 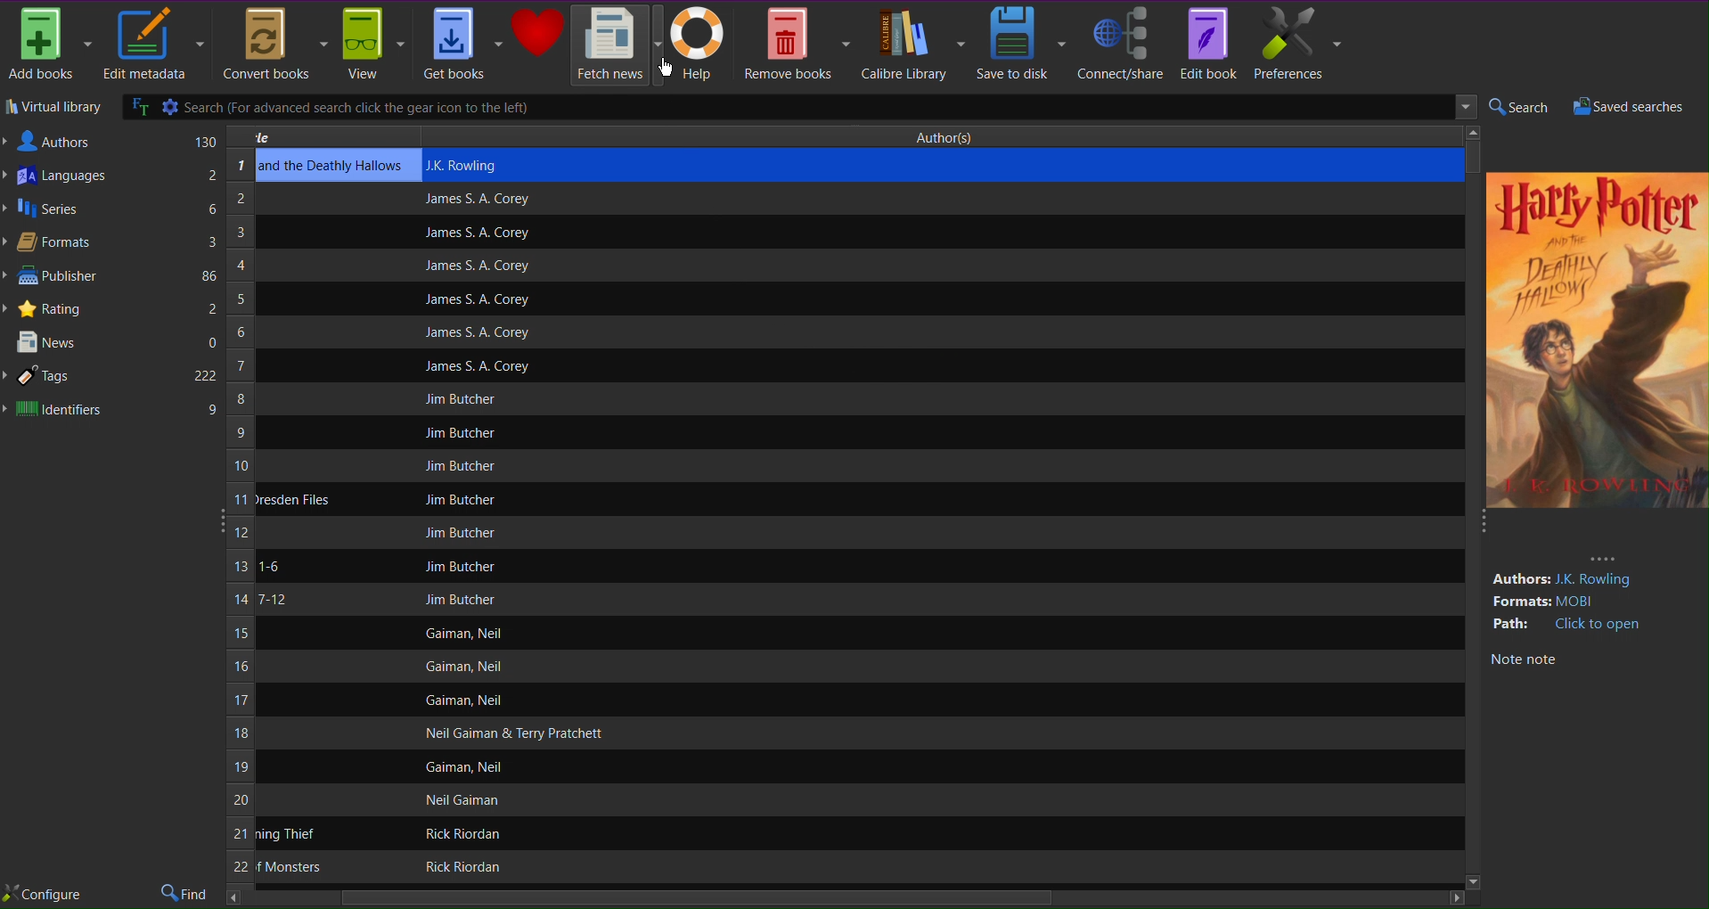 I want to click on 1-6, so click(x=269, y=566).